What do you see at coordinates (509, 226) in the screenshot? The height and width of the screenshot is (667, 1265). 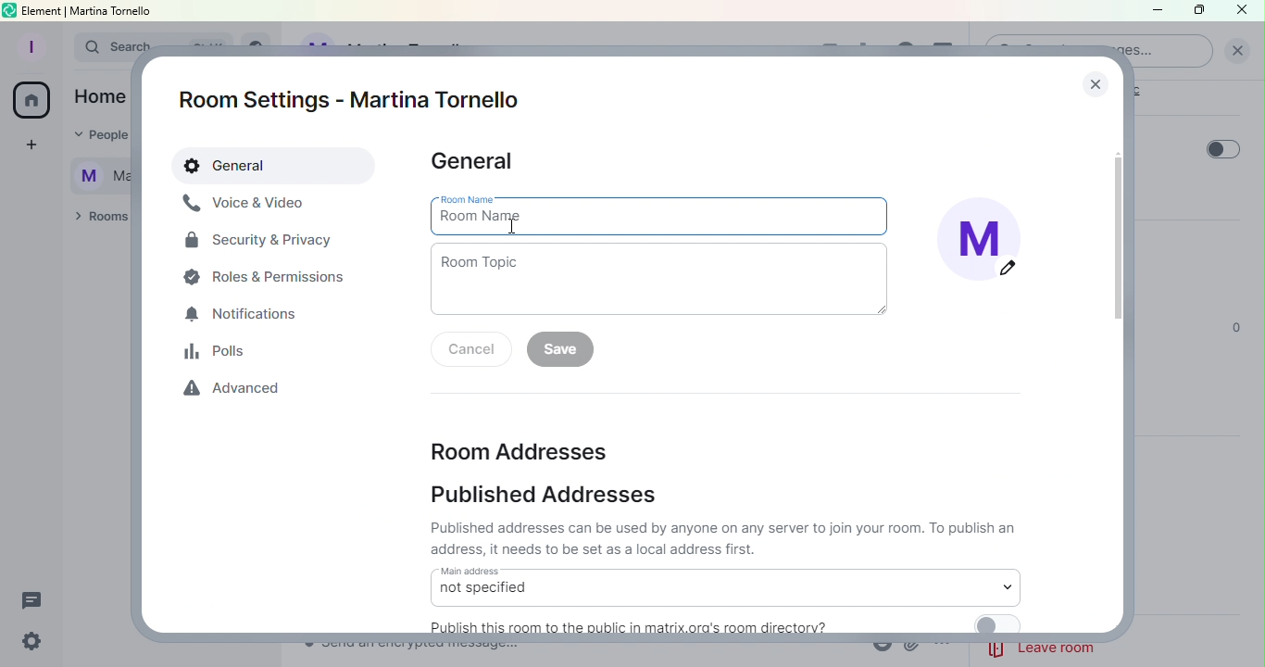 I see `cursor` at bounding box center [509, 226].